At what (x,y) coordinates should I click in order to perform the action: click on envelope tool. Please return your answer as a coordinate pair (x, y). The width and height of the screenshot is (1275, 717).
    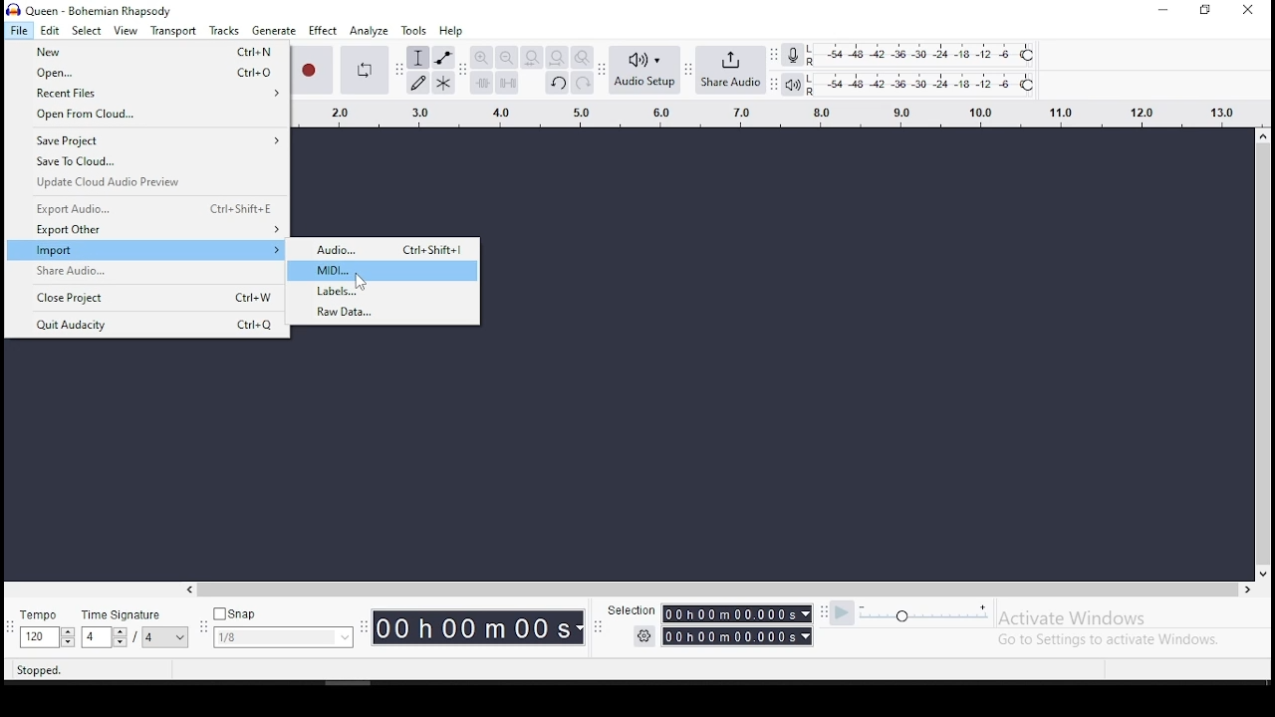
    Looking at the image, I should click on (443, 58).